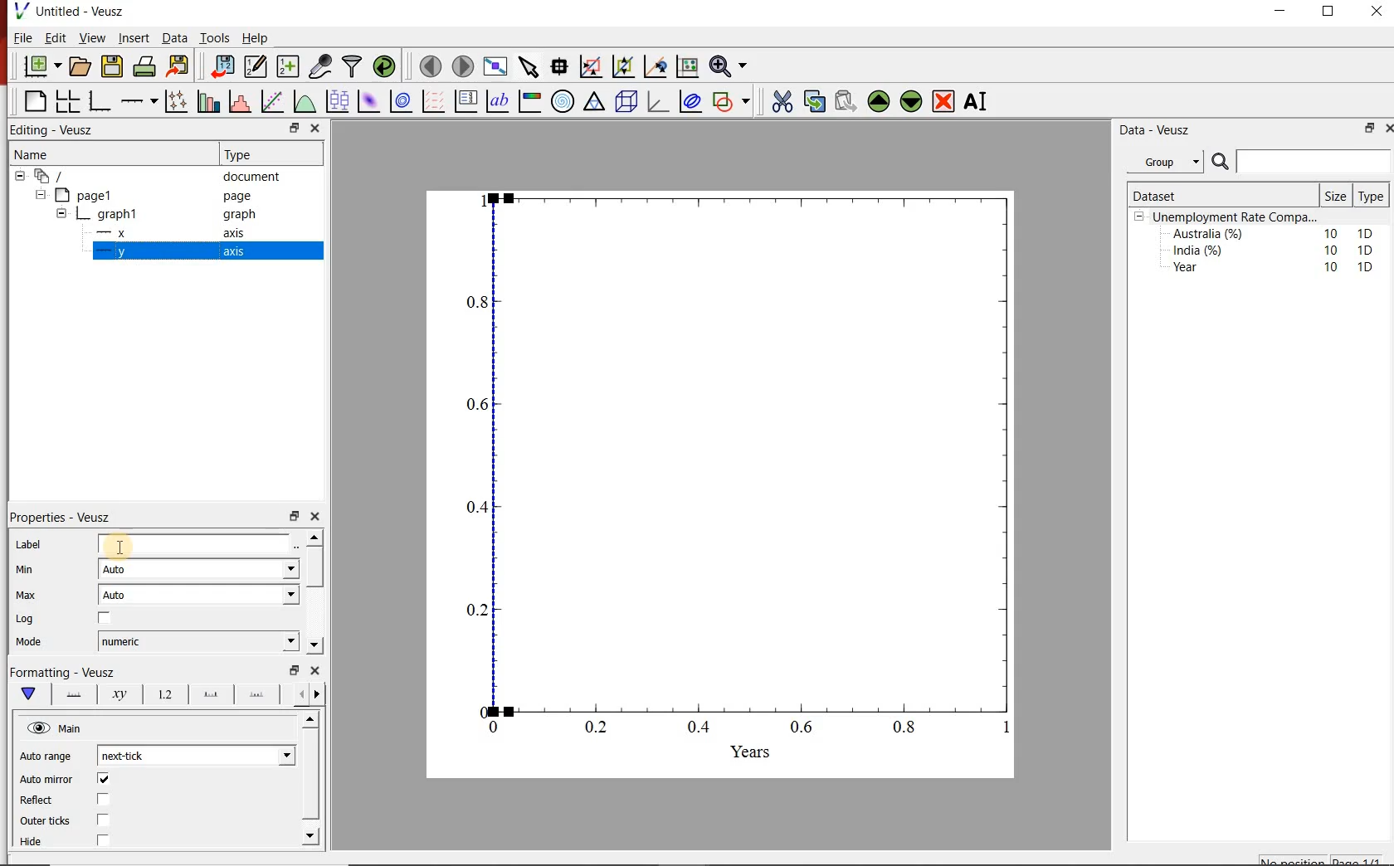  Describe the element at coordinates (105, 800) in the screenshot. I see `checkbox` at that location.